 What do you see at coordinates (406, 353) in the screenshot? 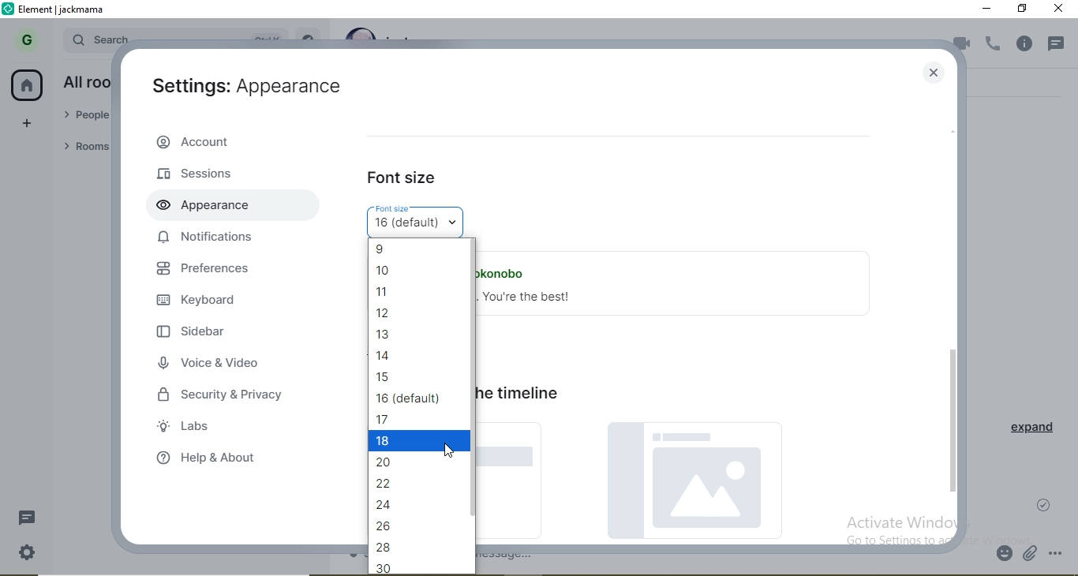
I see `14` at bounding box center [406, 353].